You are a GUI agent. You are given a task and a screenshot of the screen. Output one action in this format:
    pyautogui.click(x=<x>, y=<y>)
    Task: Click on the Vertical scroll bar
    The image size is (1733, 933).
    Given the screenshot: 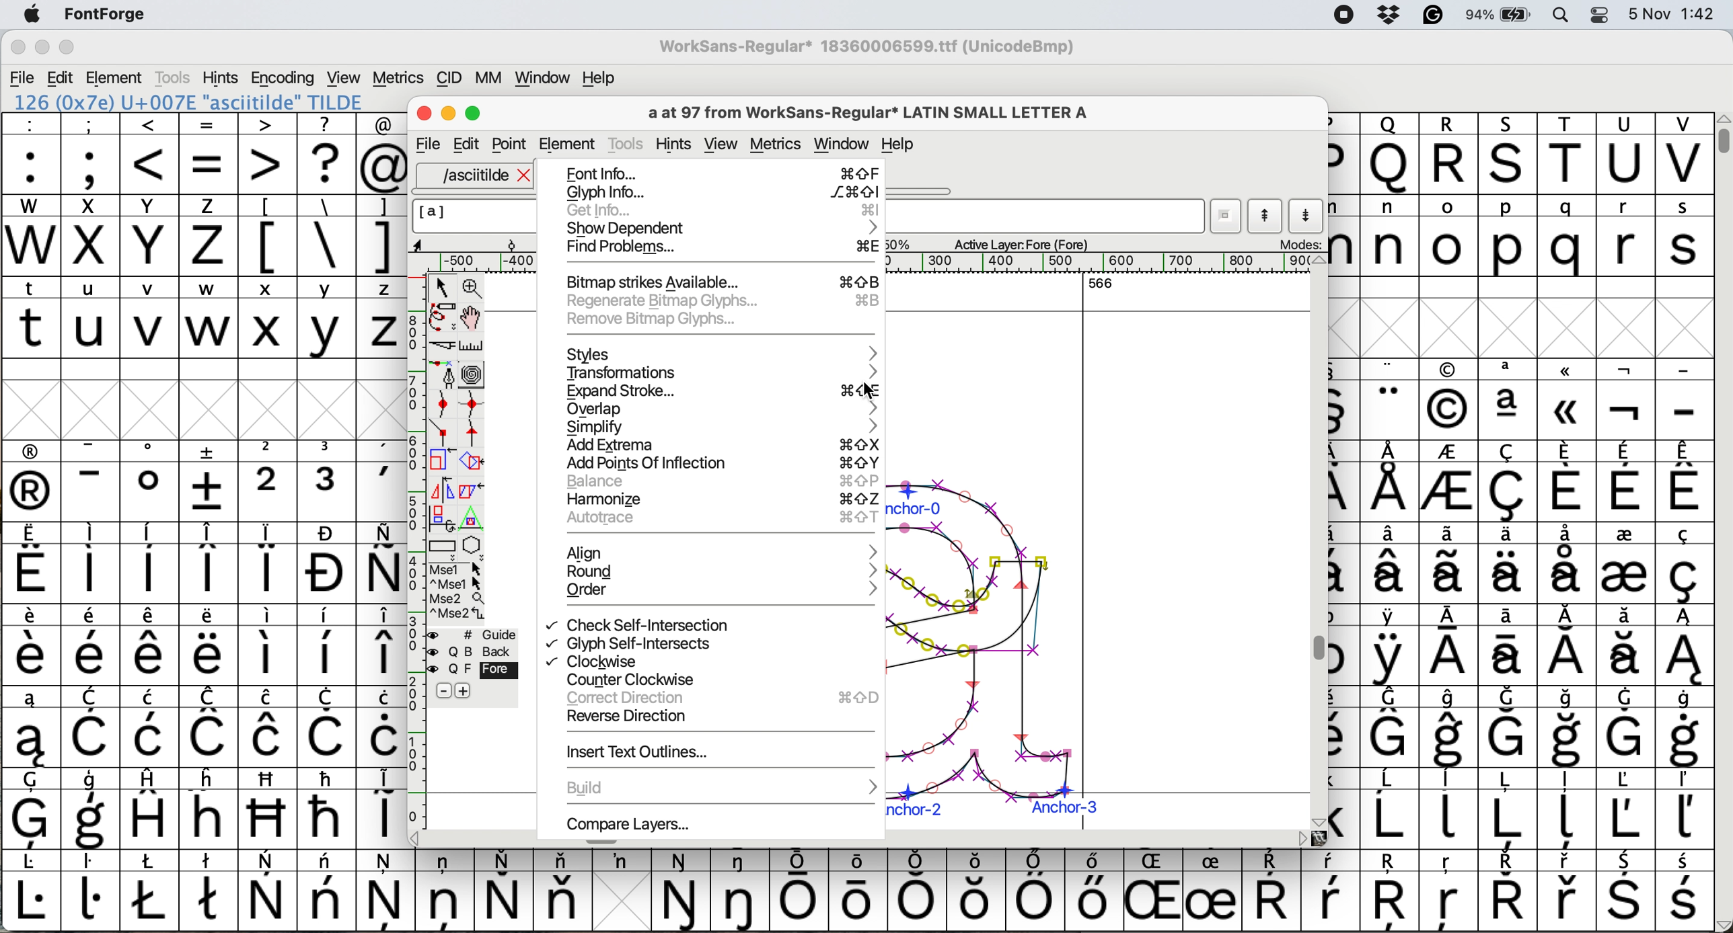 What is the action you would take?
    pyautogui.click(x=1315, y=650)
    